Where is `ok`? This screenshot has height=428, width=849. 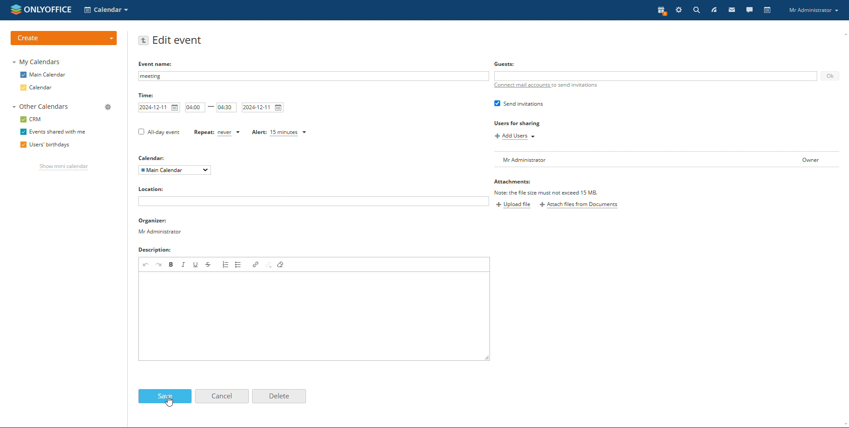 ok is located at coordinates (830, 76).